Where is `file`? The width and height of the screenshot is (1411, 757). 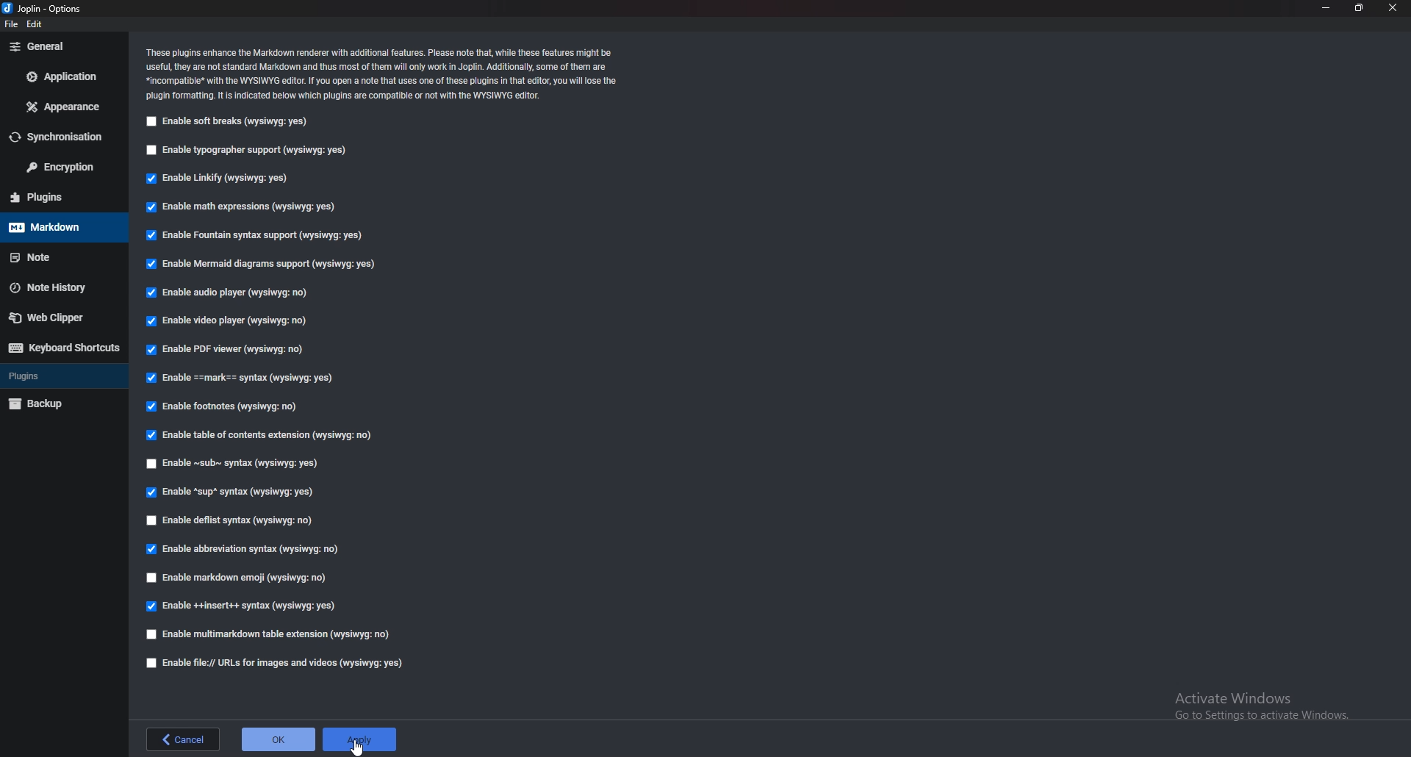
file is located at coordinates (12, 24).